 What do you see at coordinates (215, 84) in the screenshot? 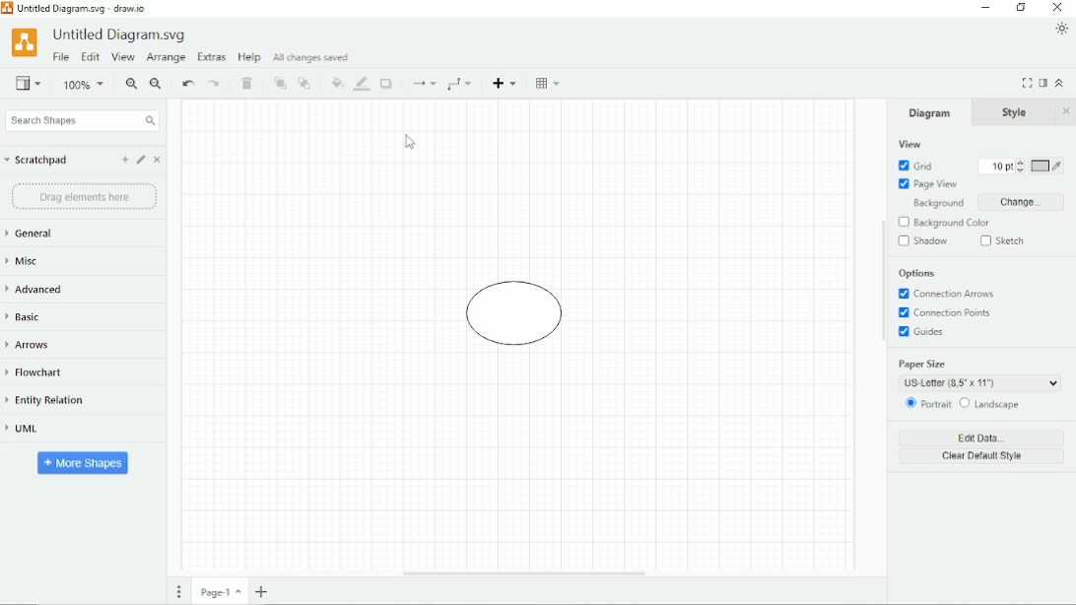
I see `Redo` at bounding box center [215, 84].